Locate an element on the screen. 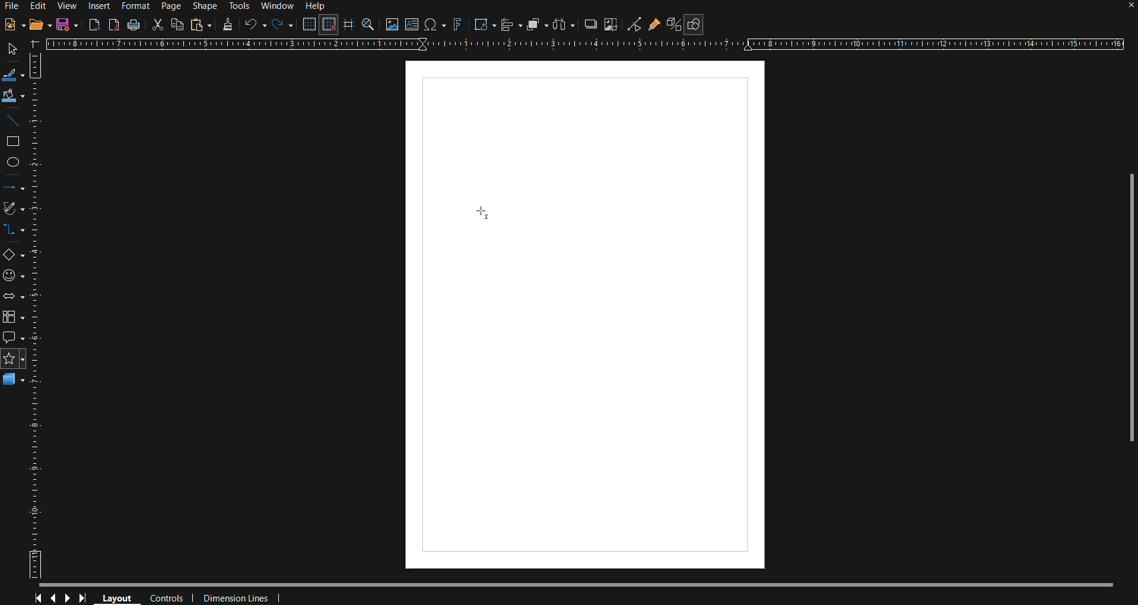  Controls is located at coordinates (166, 597).